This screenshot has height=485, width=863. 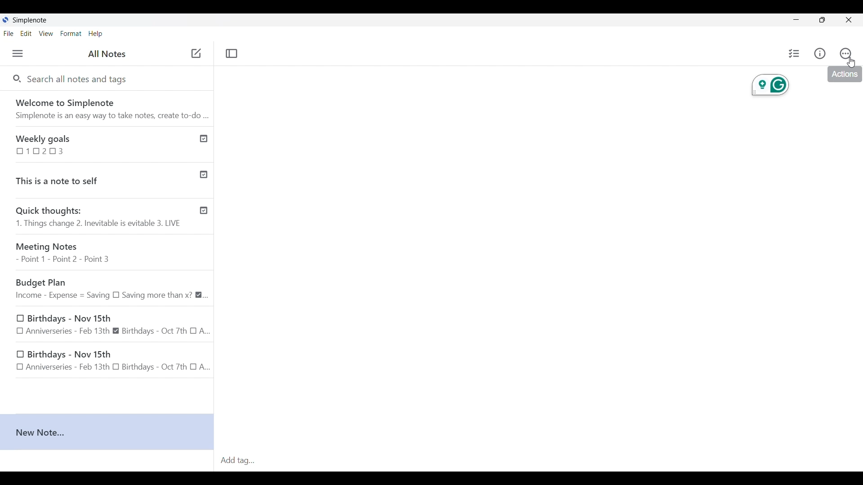 I want to click on New note, so click(x=107, y=432).